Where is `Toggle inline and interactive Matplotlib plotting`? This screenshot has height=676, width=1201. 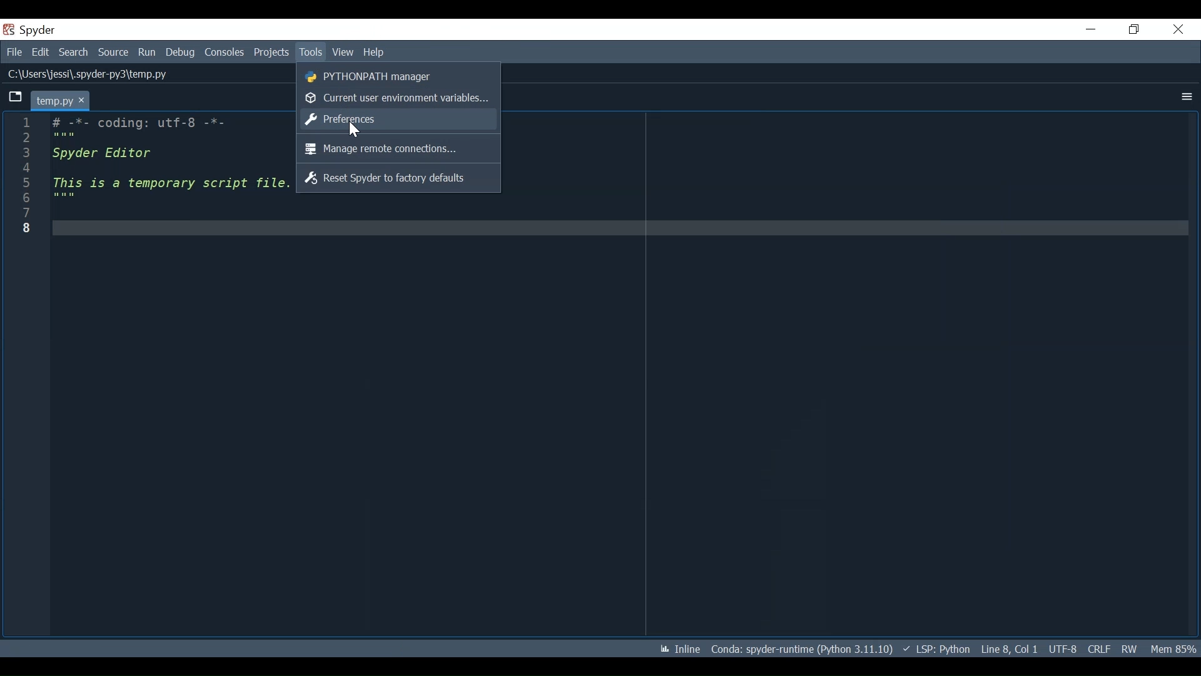
Toggle inline and interactive Matplotlib plotting is located at coordinates (680, 648).